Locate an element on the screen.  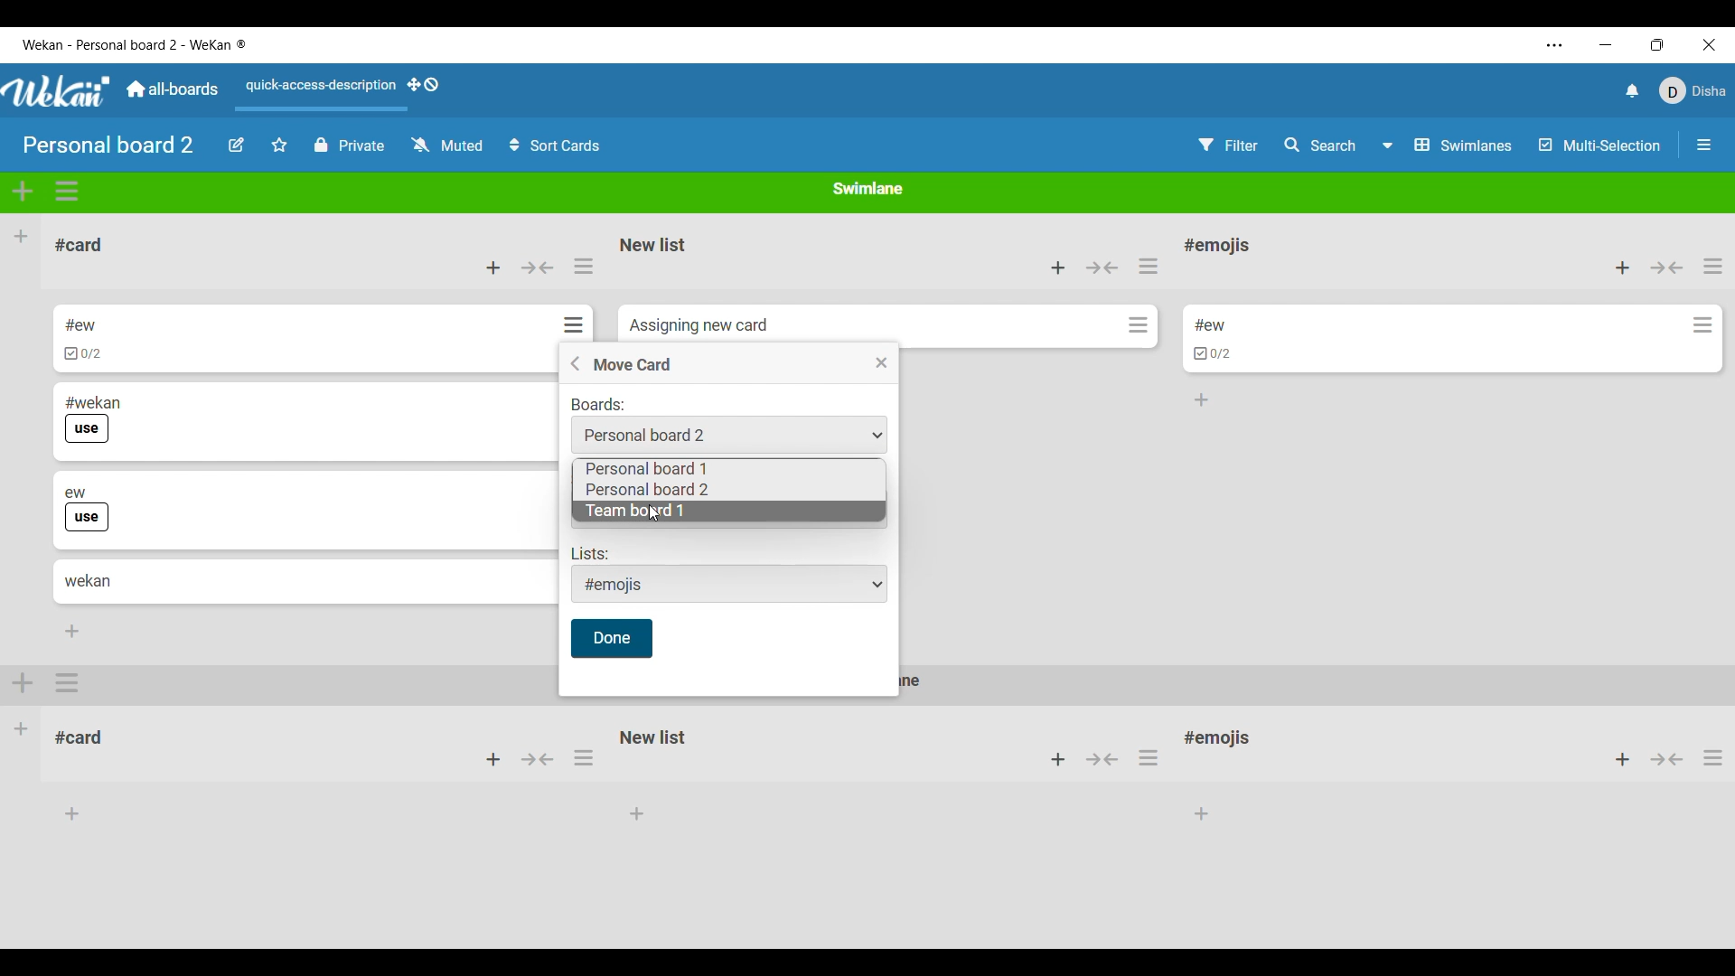
Close menu is located at coordinates (882, 362).